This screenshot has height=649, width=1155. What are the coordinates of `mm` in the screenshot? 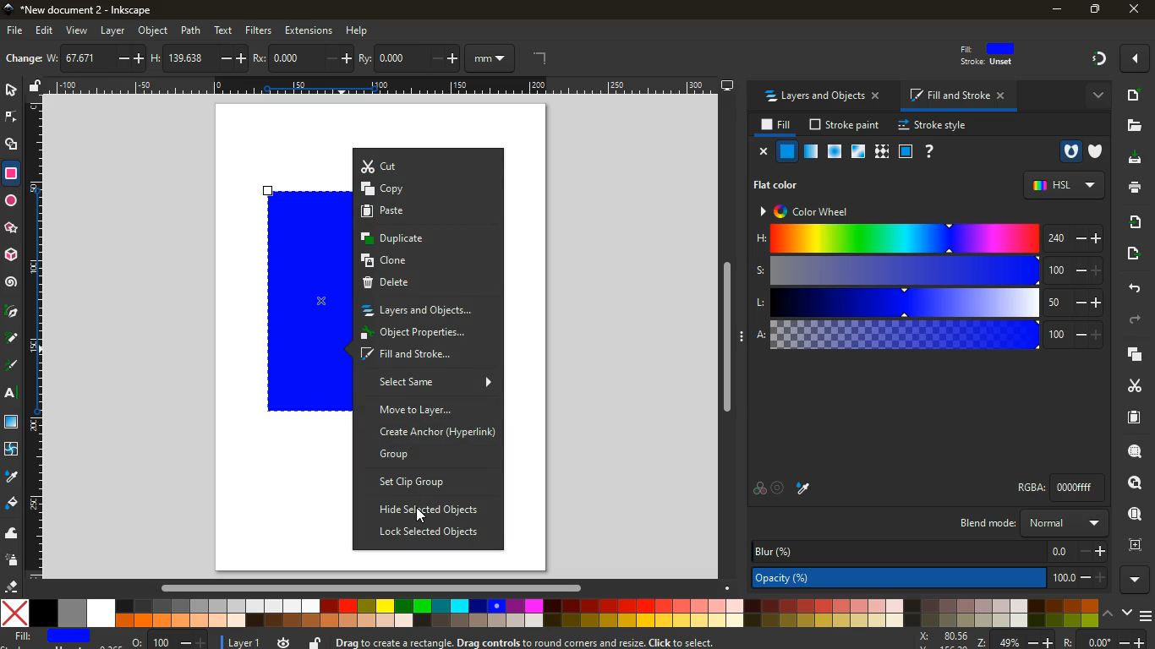 It's located at (491, 57).